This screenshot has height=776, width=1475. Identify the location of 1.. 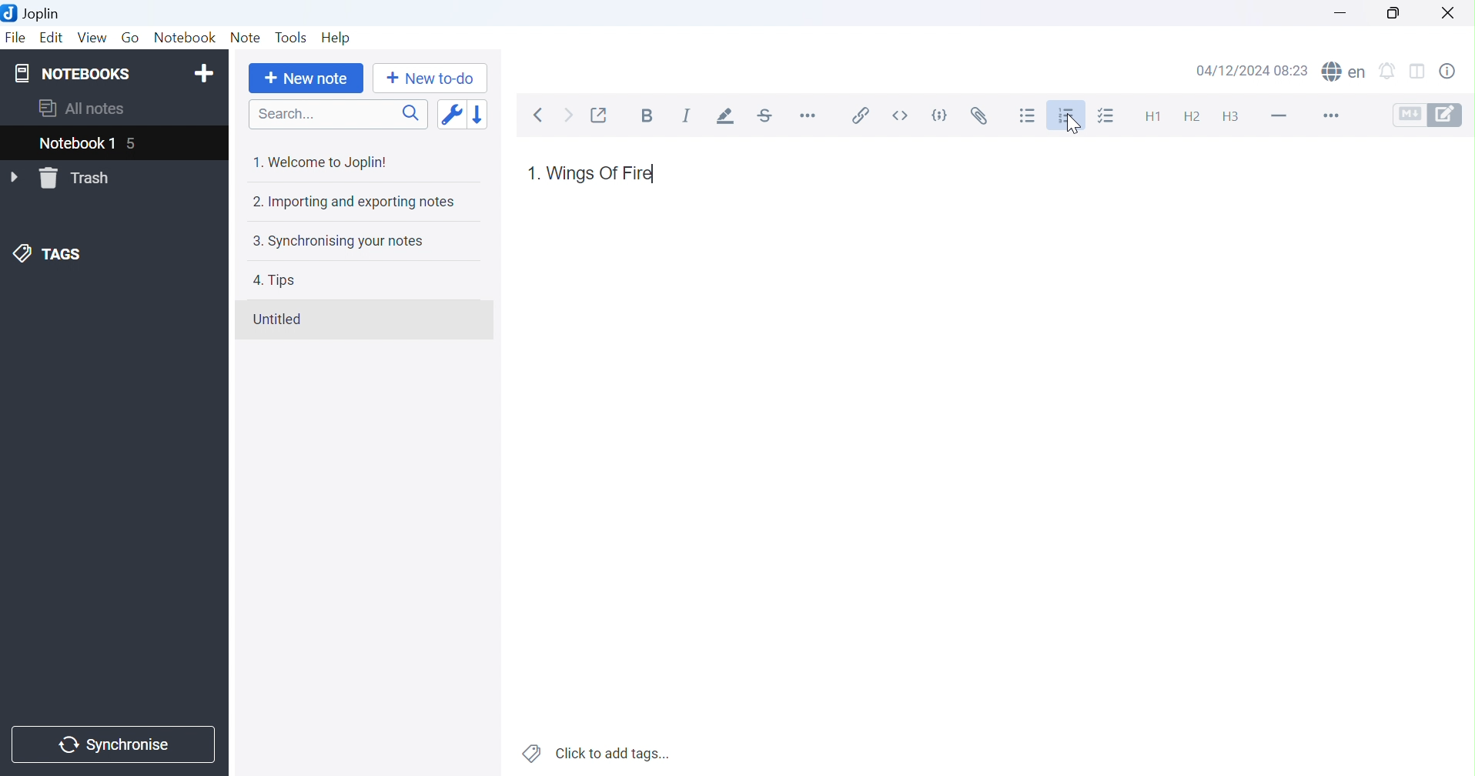
(531, 173).